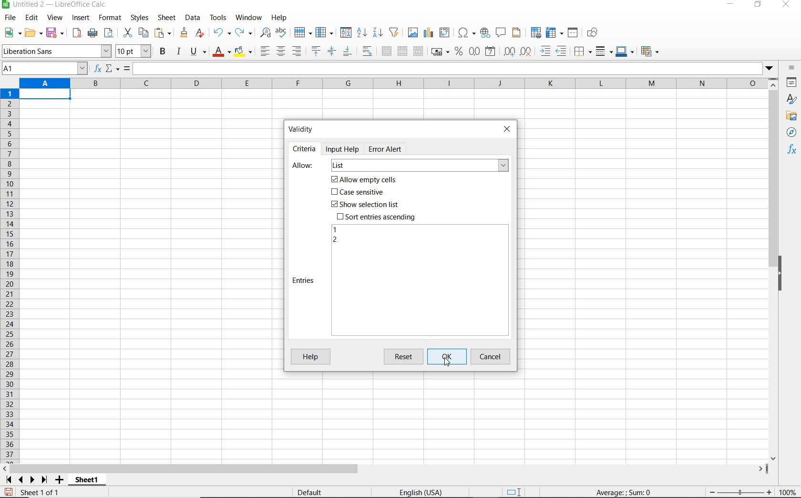  Describe the element at coordinates (92, 32) in the screenshot. I see `print` at that location.